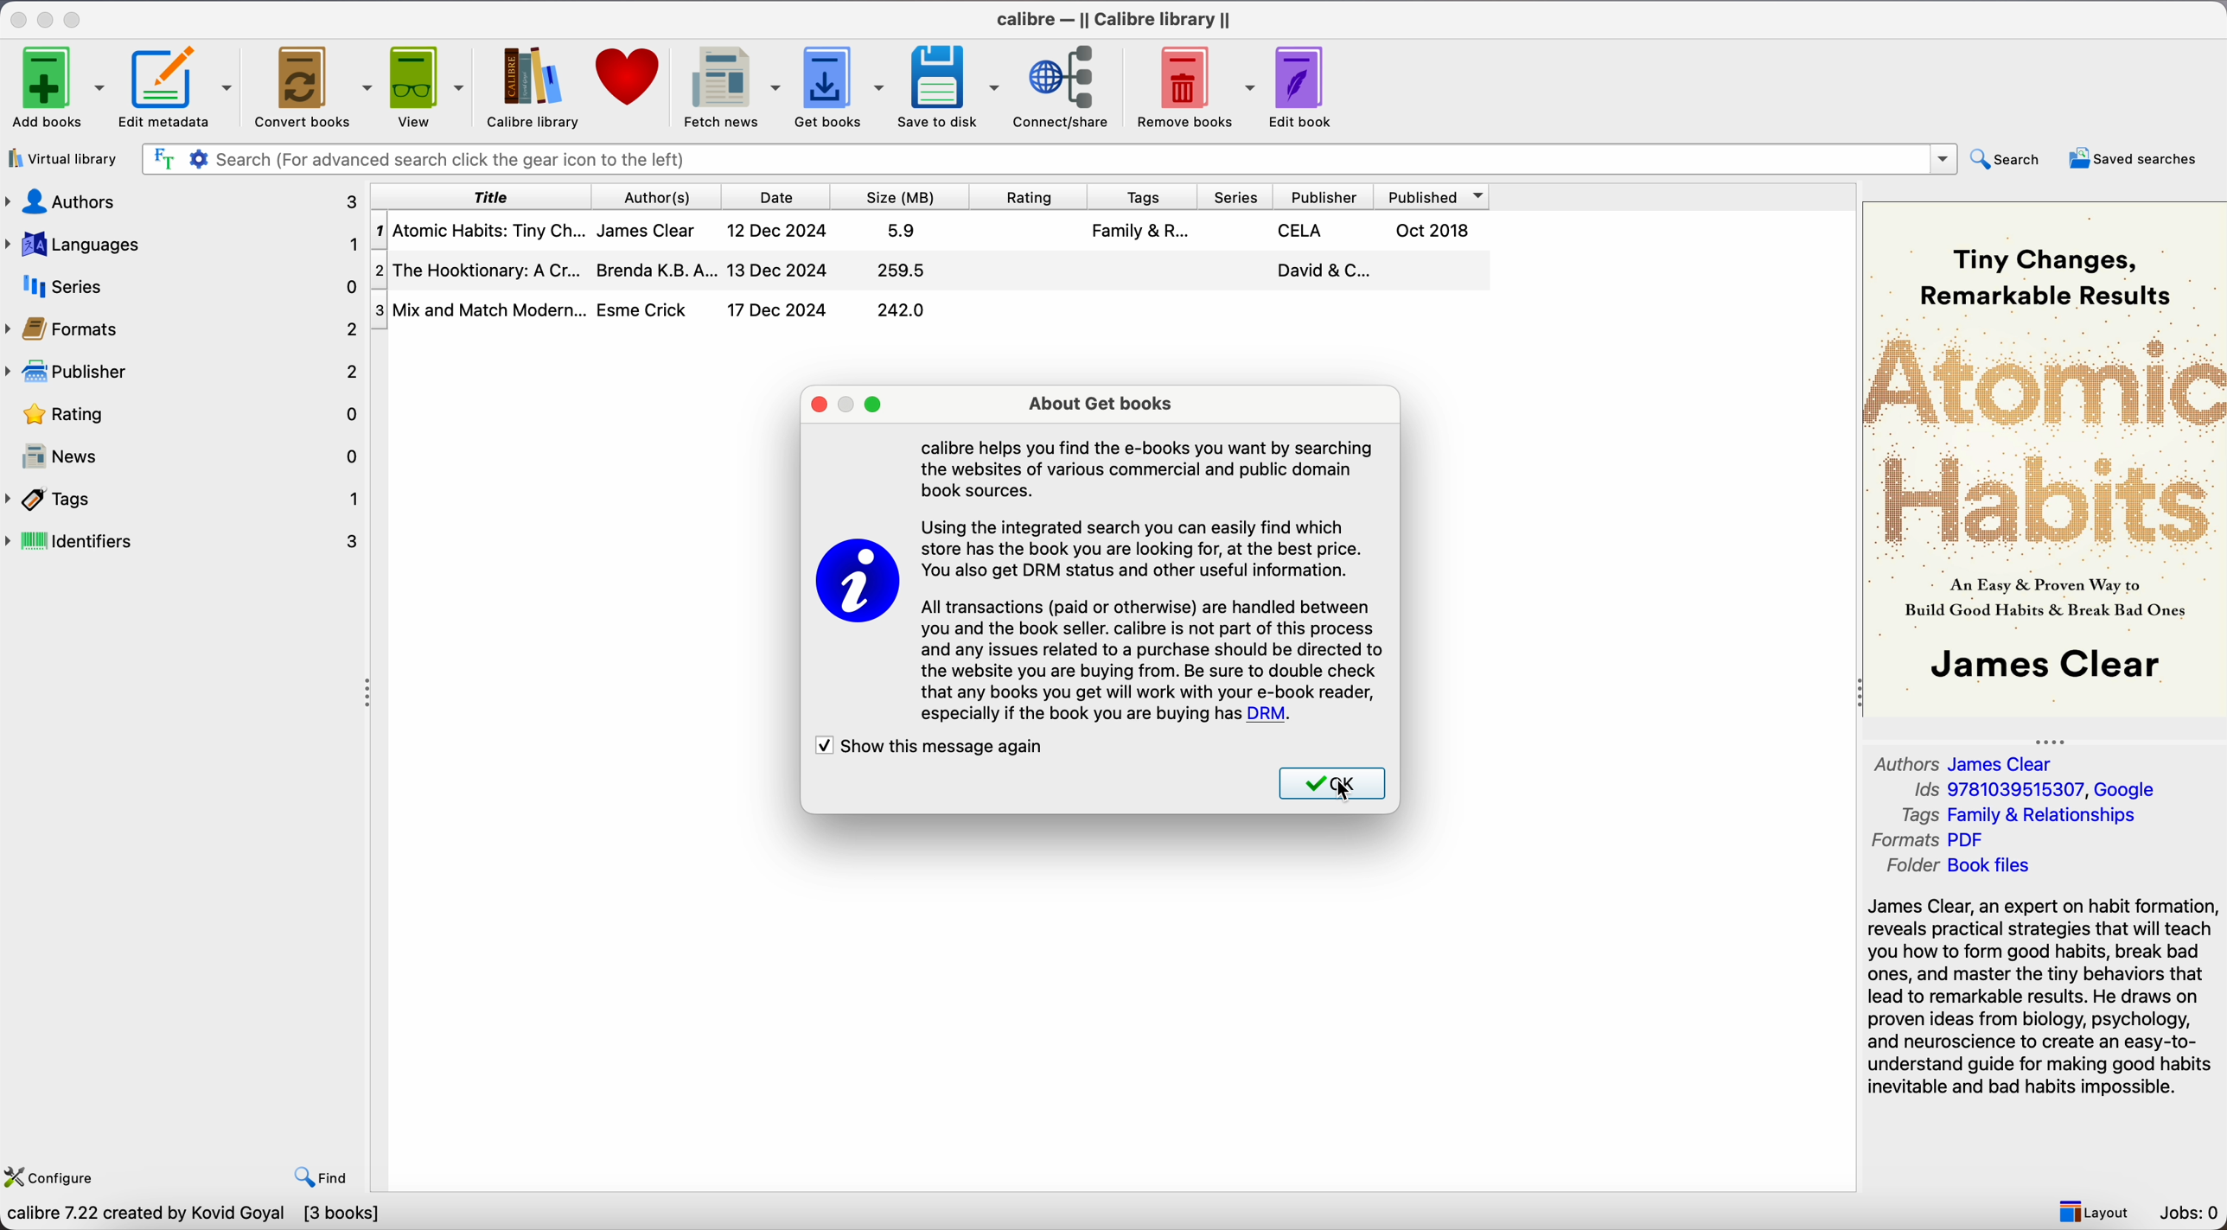 The width and height of the screenshot is (2227, 1230). I want to click on Book cover preview, so click(2045, 457).